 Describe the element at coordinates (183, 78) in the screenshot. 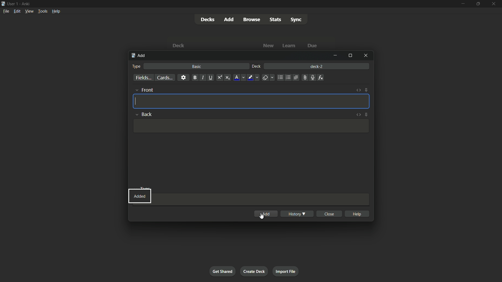

I see `settings` at that location.